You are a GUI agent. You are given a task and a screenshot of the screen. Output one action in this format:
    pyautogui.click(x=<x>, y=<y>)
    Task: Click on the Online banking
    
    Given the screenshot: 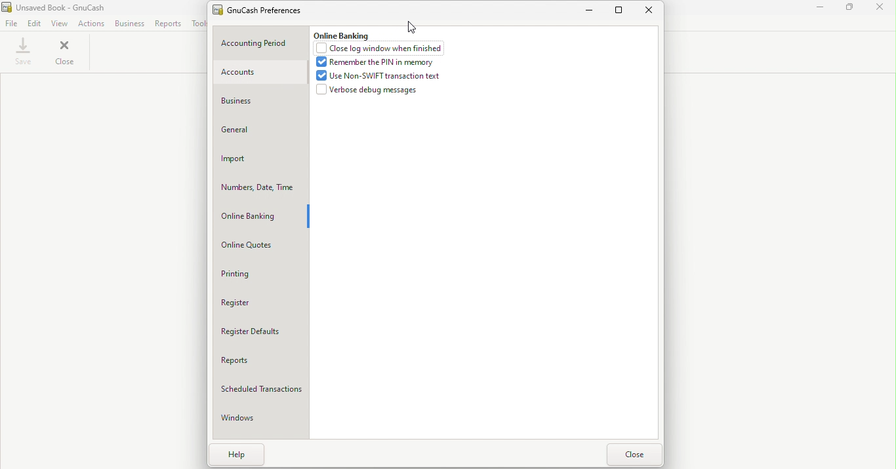 What is the action you would take?
    pyautogui.click(x=340, y=34)
    